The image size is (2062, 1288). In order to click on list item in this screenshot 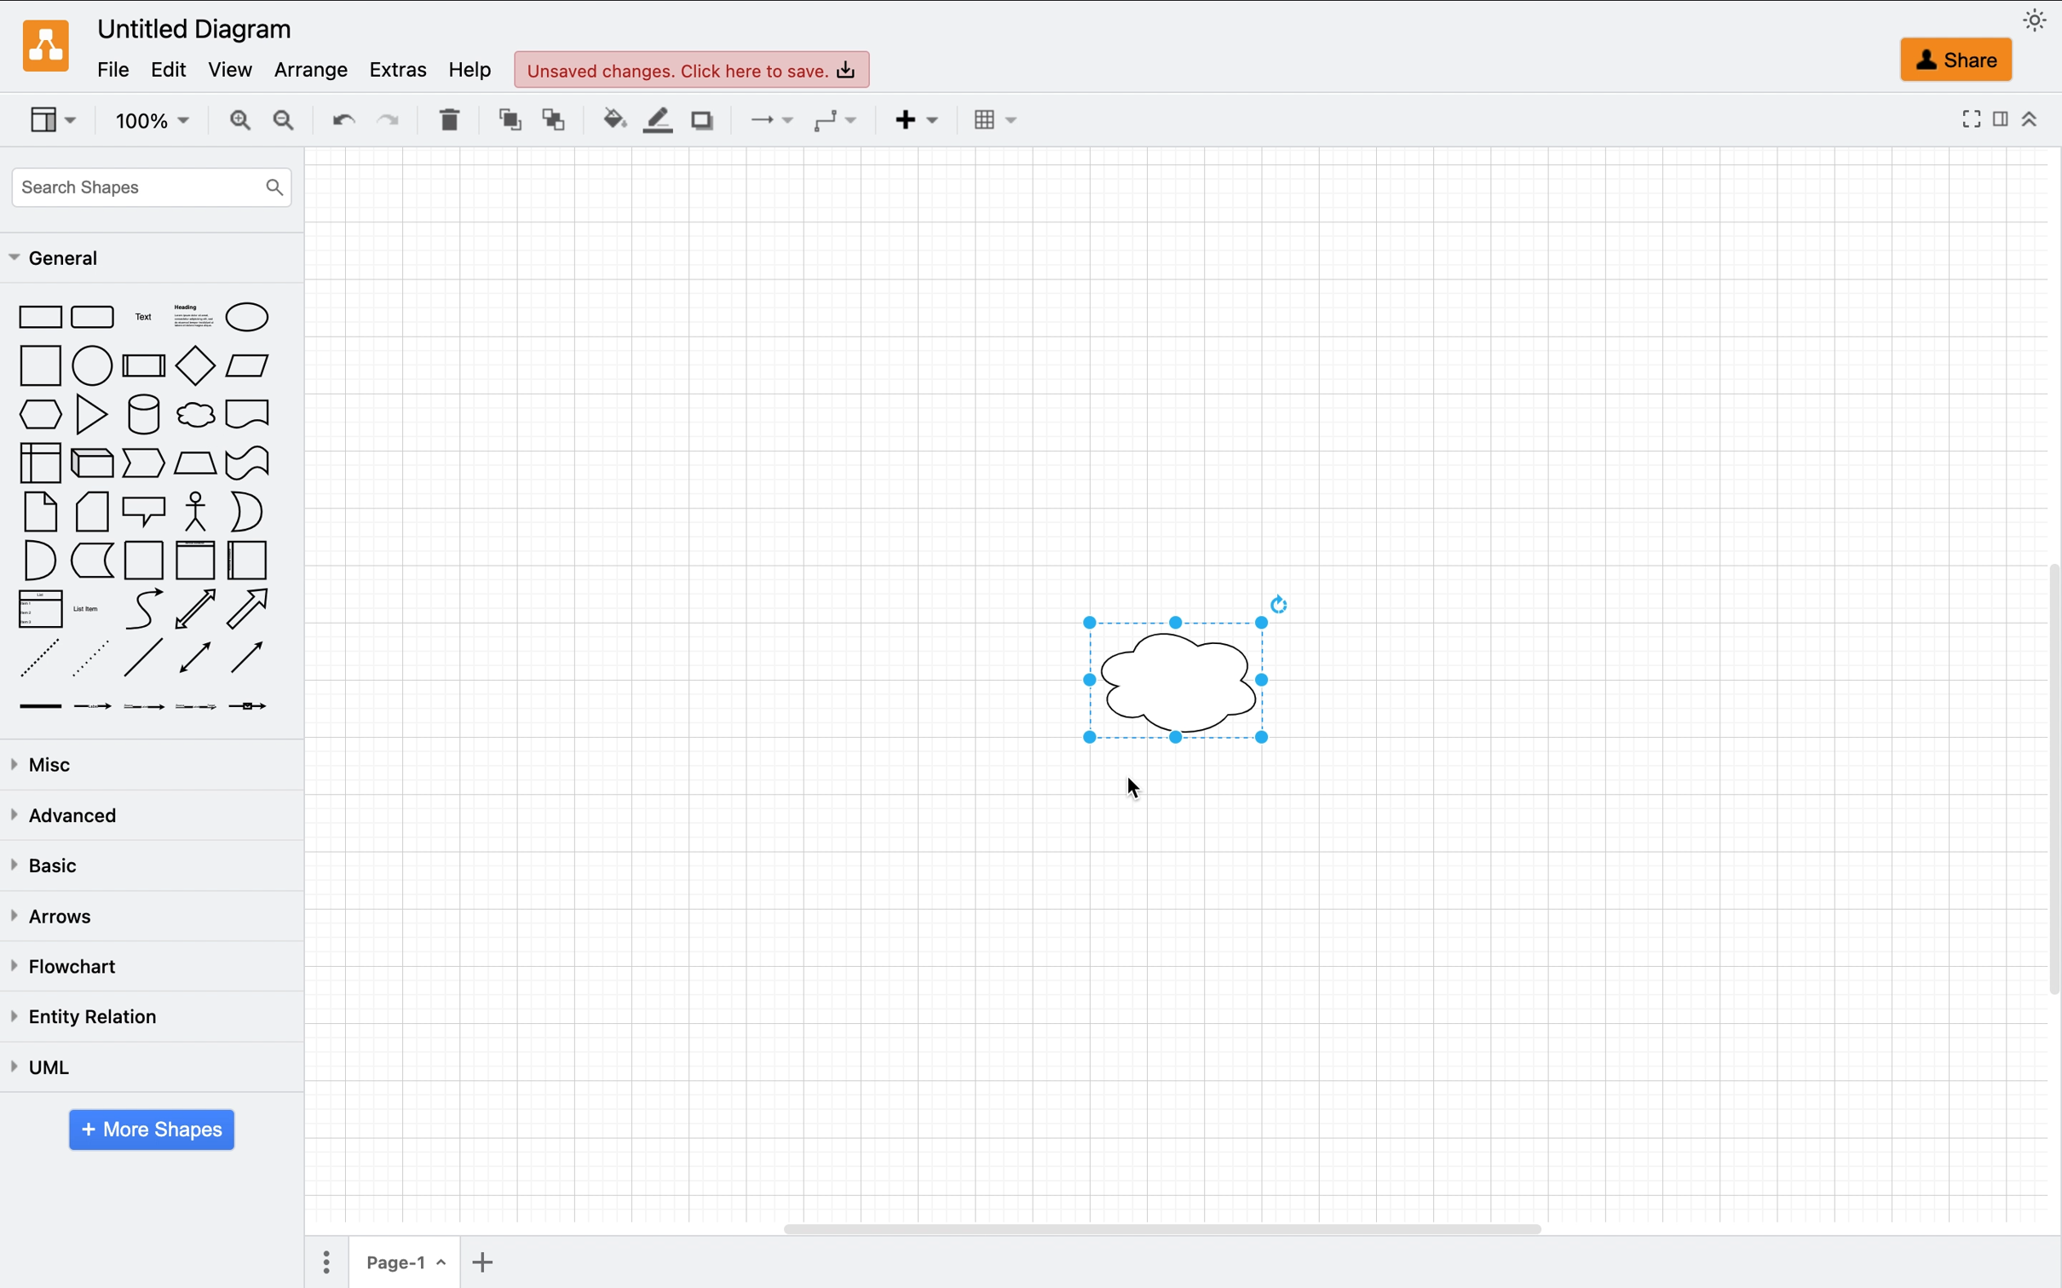, I will do `click(92, 608)`.